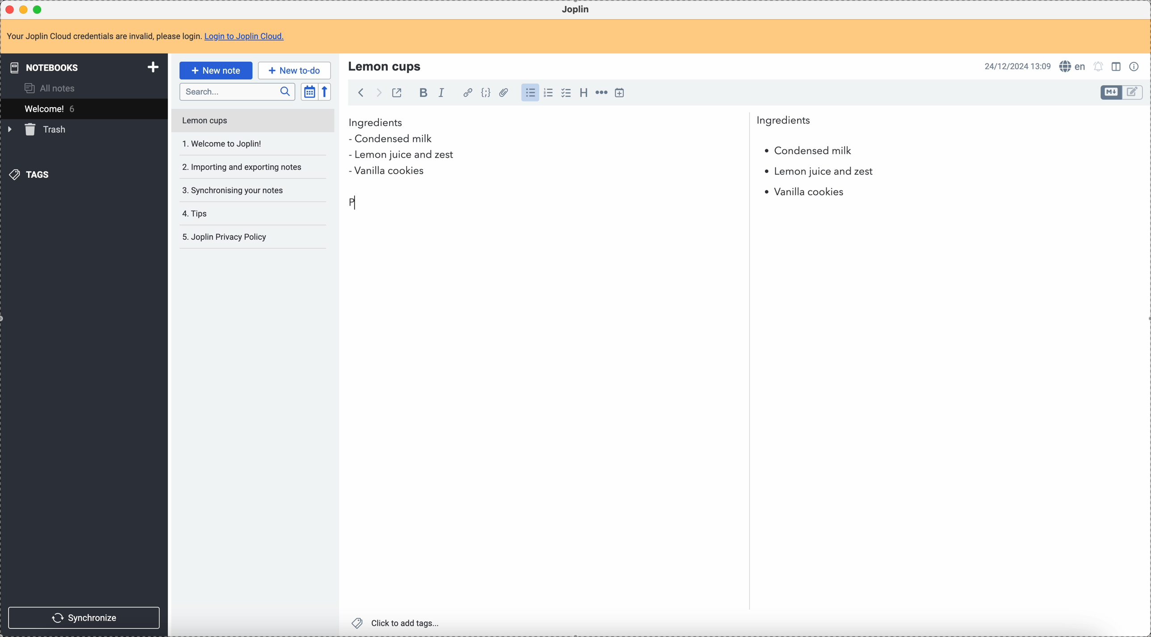  I want to click on note, so click(151, 37).